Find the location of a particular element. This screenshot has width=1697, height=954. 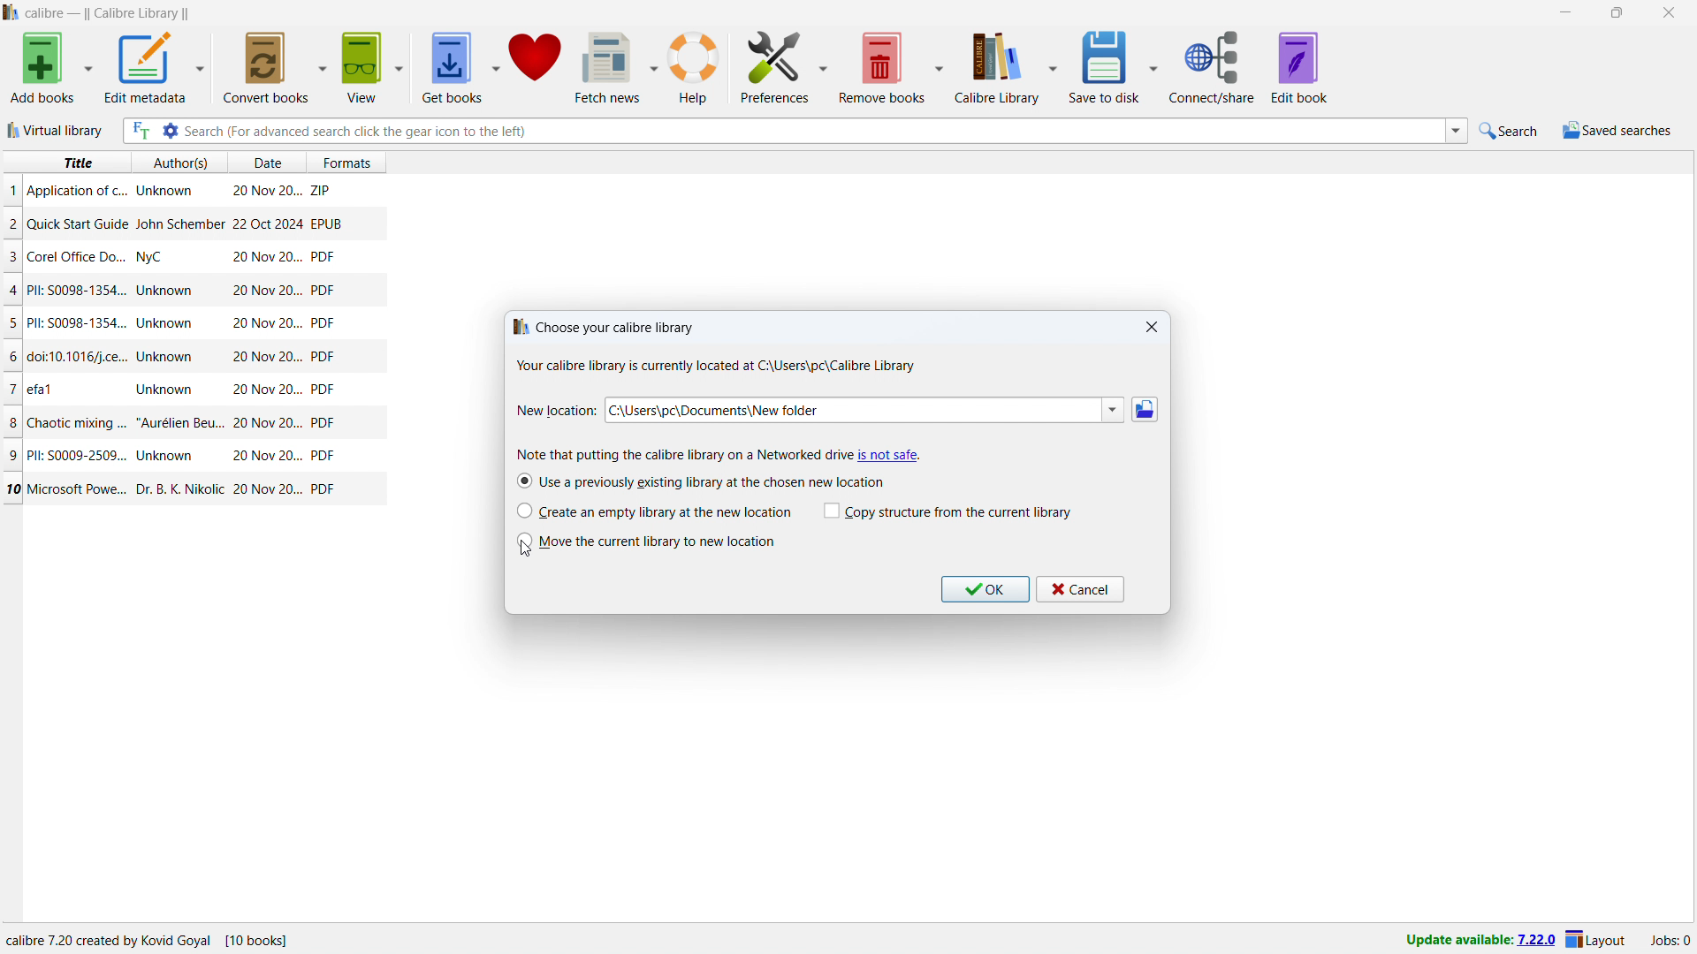

minimize is located at coordinates (1564, 13).